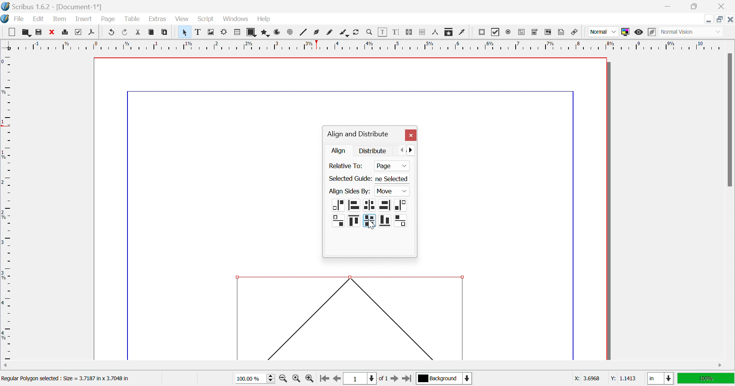 The height and width of the screenshot is (386, 735). Describe the element at coordinates (309, 380) in the screenshot. I see `Zoom in by the stepping value in Tools preferences` at that location.